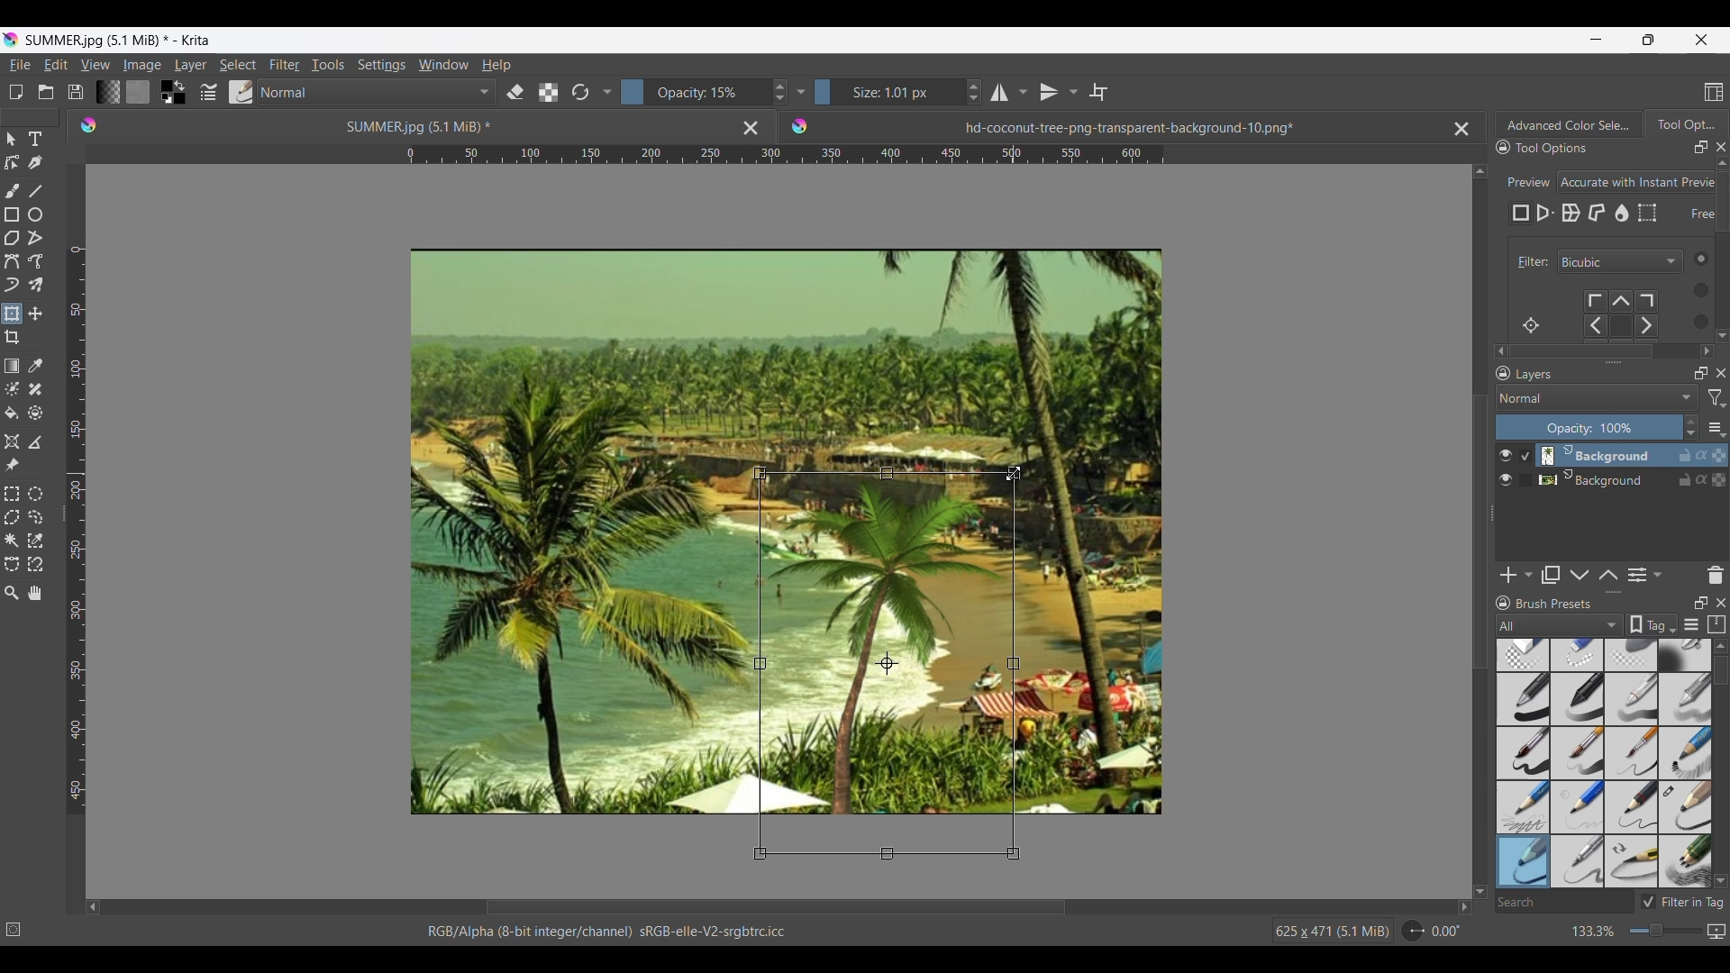  Describe the element at coordinates (1719, 451) in the screenshot. I see `Maximize` at that location.